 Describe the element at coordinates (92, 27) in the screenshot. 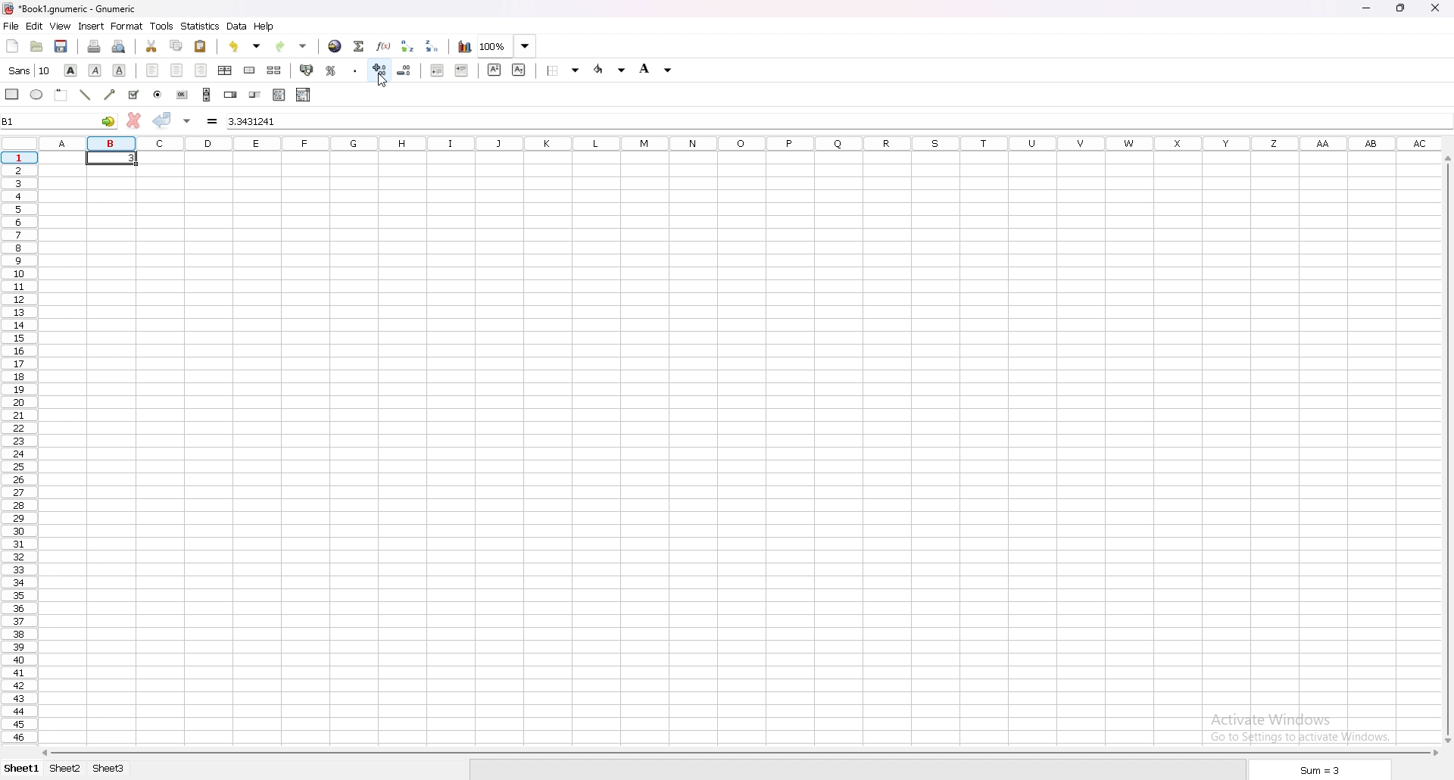

I see `insert` at that location.